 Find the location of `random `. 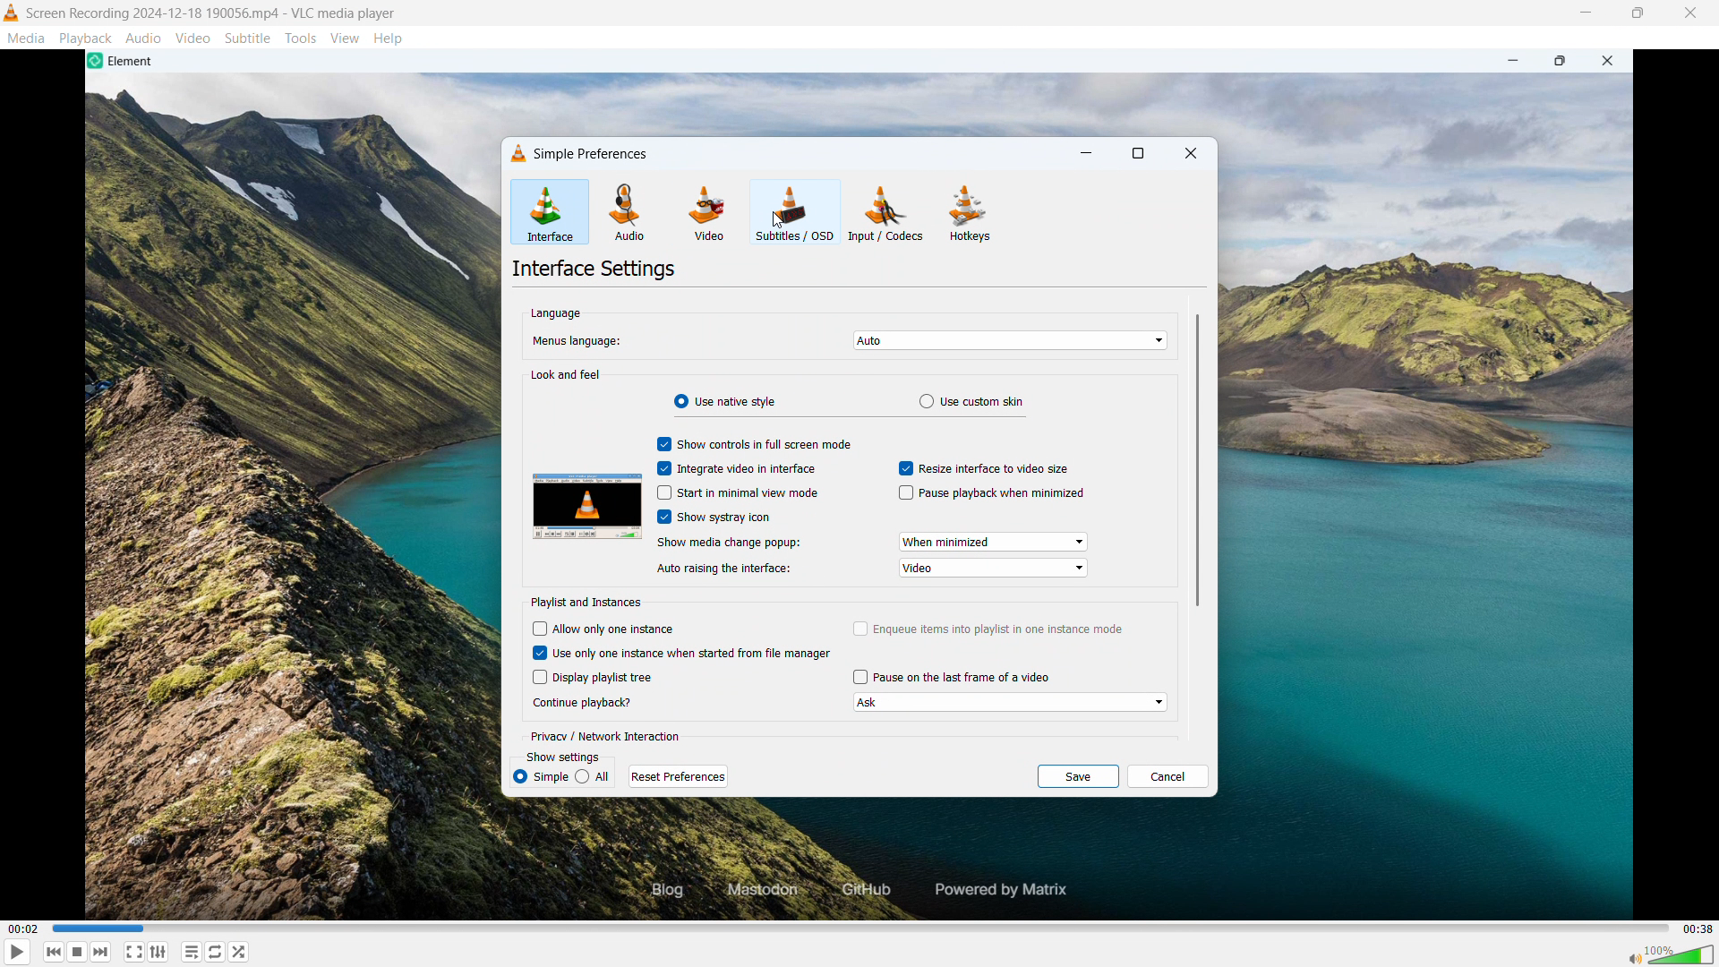

random  is located at coordinates (240, 952).